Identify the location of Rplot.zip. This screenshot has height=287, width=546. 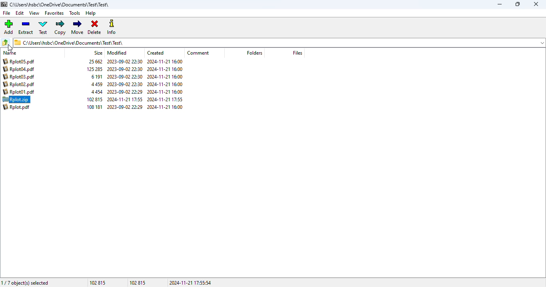
(16, 100).